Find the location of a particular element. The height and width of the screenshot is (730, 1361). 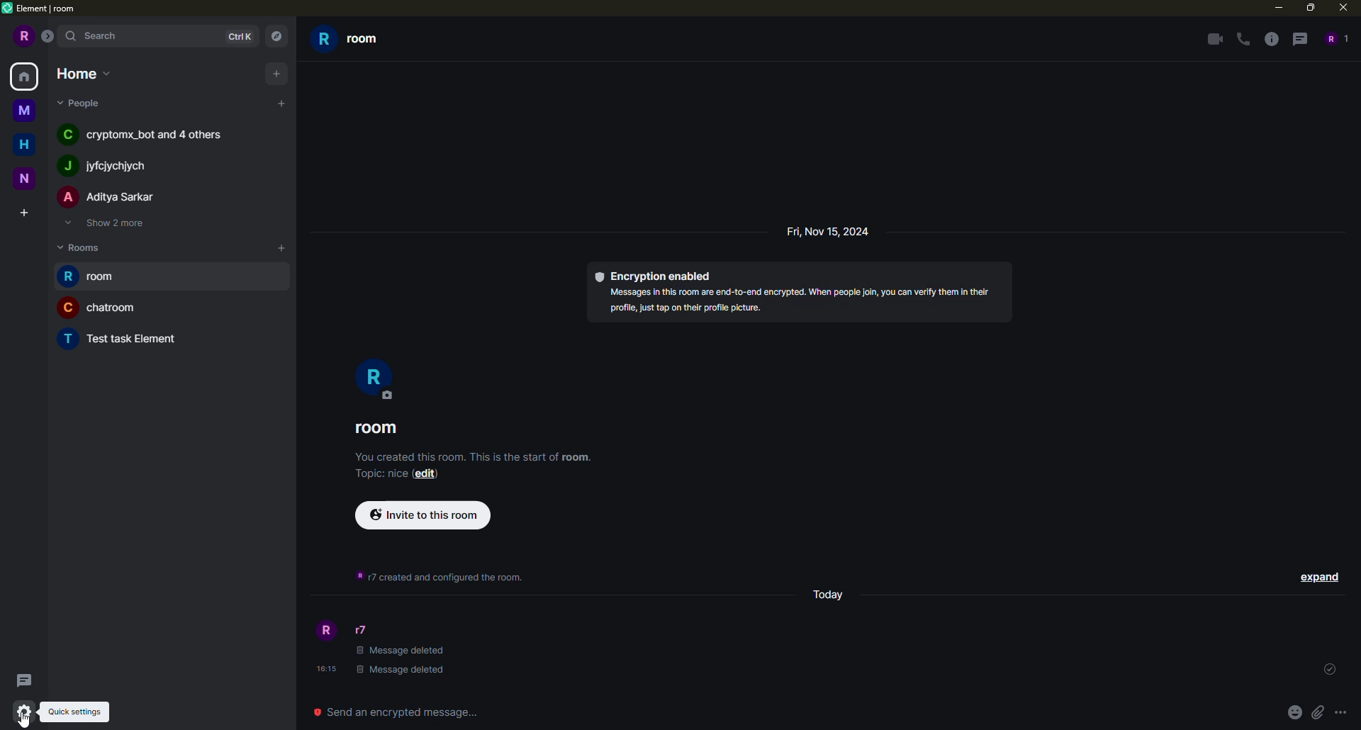

voice call is located at coordinates (1245, 40).